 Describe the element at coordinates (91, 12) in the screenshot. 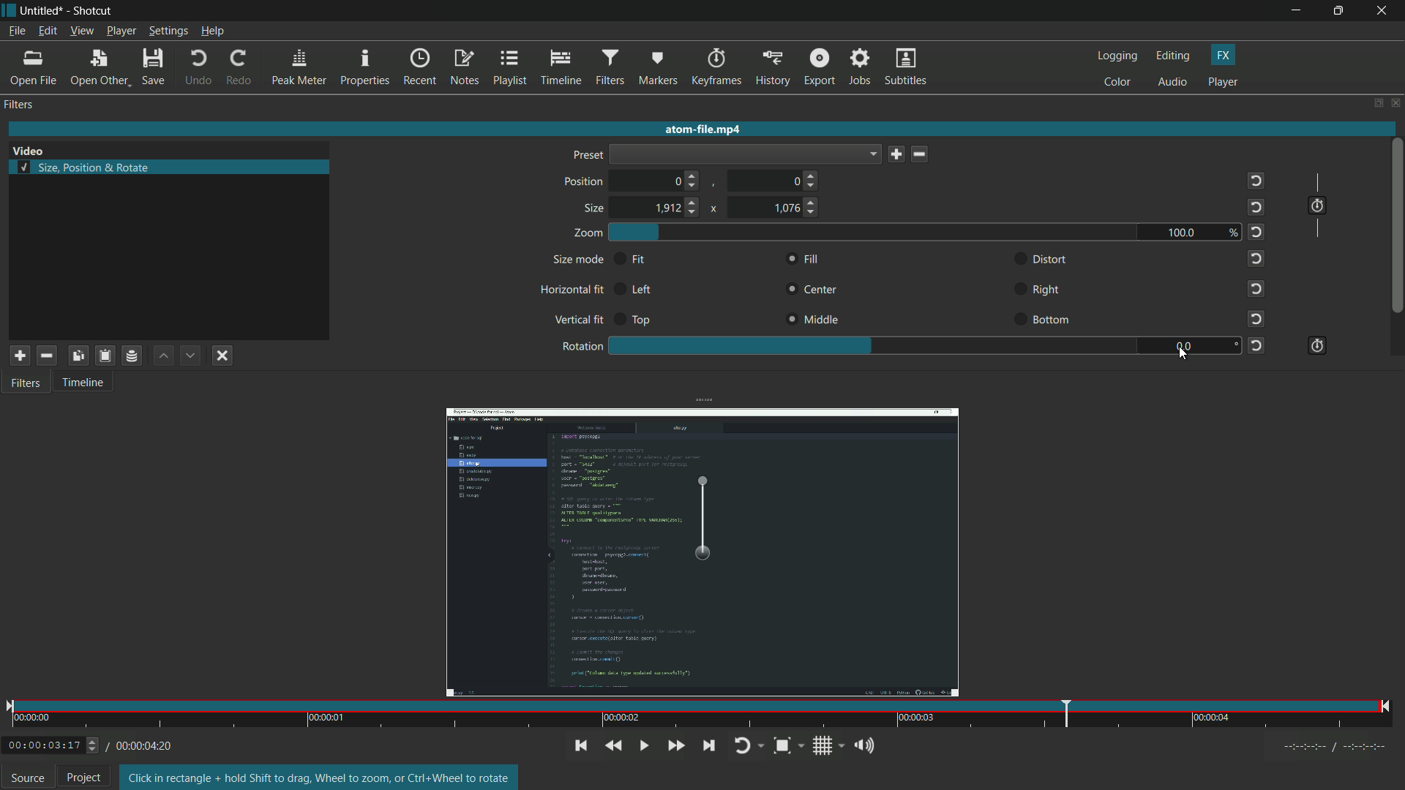

I see `shotcut` at that location.